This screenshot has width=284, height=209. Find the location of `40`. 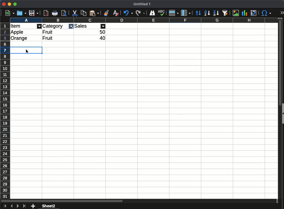

40 is located at coordinates (102, 38).